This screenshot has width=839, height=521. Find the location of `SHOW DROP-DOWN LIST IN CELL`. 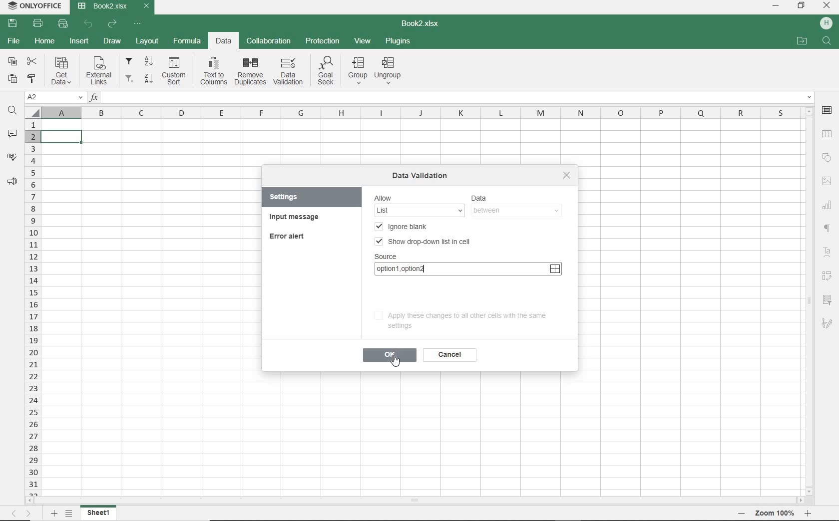

SHOW DROP-DOWN LIST IN CELL is located at coordinates (423, 241).